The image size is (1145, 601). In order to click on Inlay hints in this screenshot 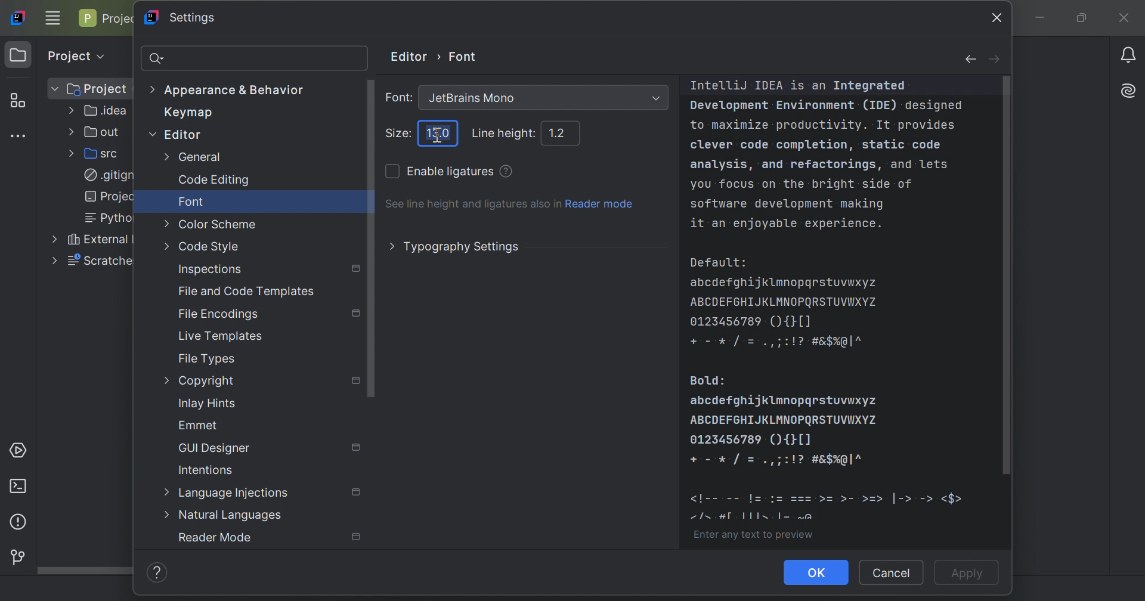, I will do `click(208, 403)`.